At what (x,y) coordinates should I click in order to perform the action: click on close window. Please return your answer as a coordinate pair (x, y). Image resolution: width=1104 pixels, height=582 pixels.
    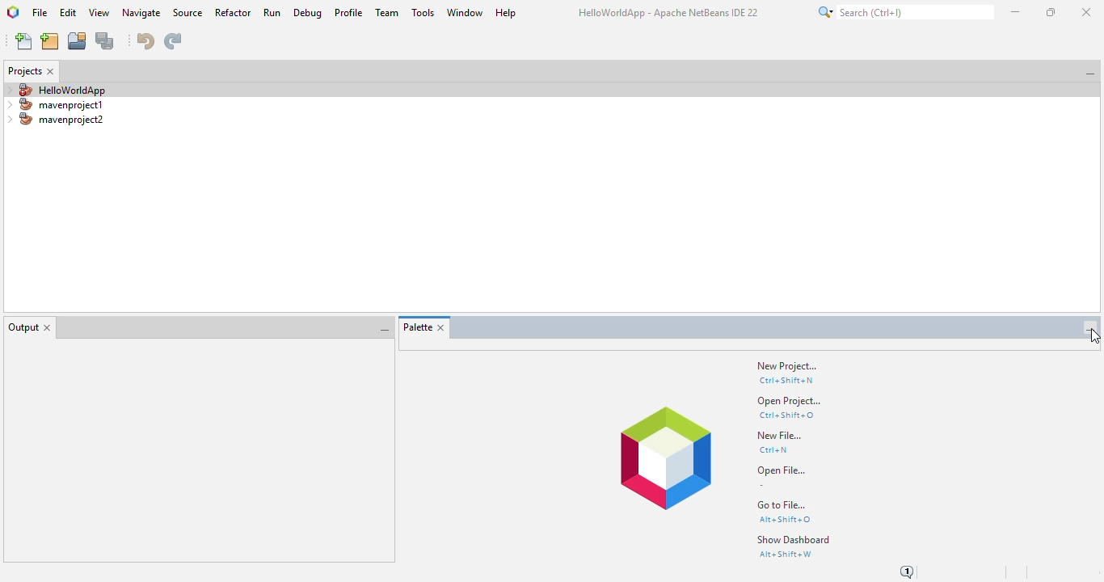
    Looking at the image, I should click on (51, 71).